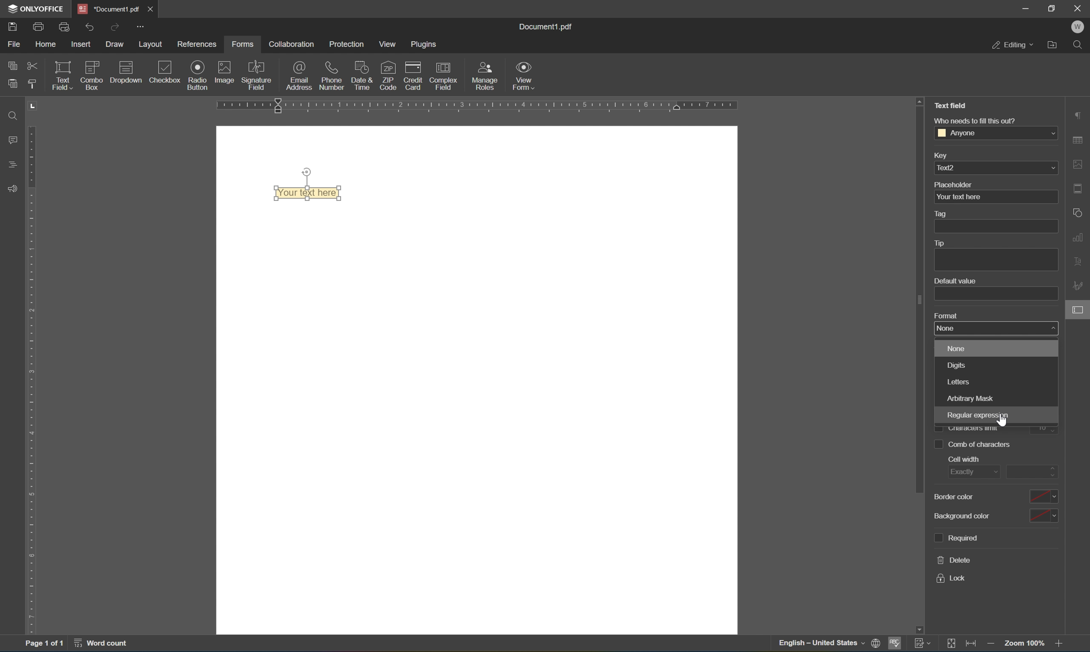 The width and height of the screenshot is (1090, 652). I want to click on zip code, so click(388, 76).